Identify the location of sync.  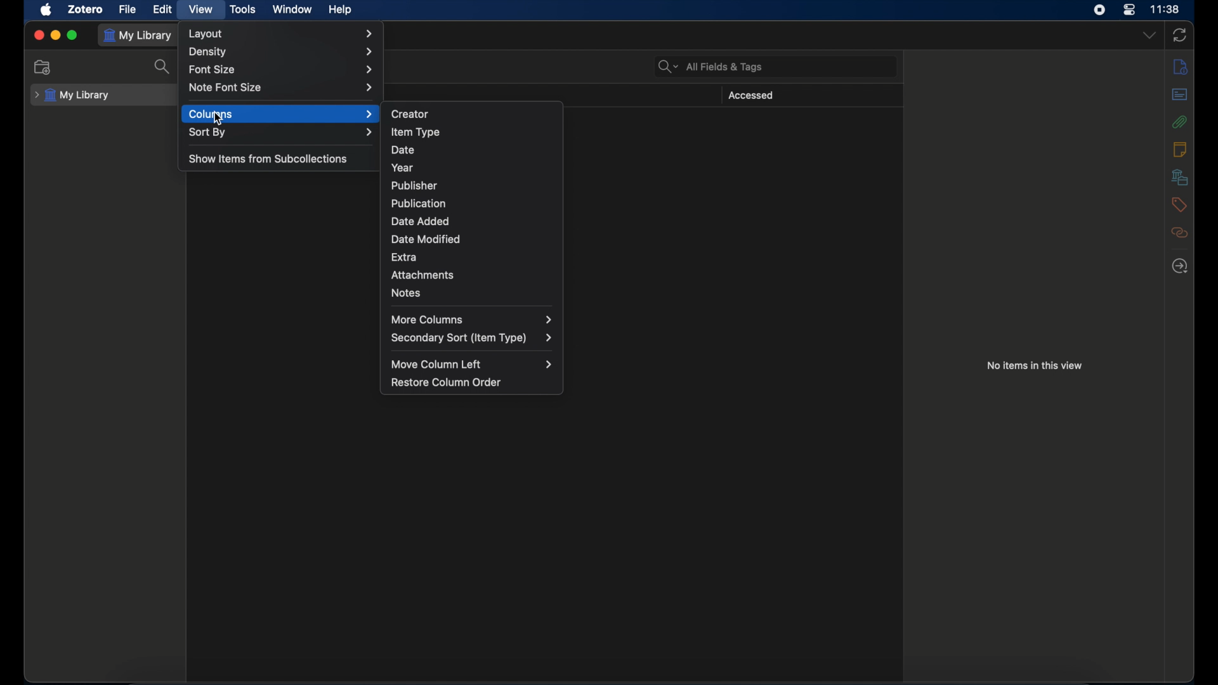
(1180, 36).